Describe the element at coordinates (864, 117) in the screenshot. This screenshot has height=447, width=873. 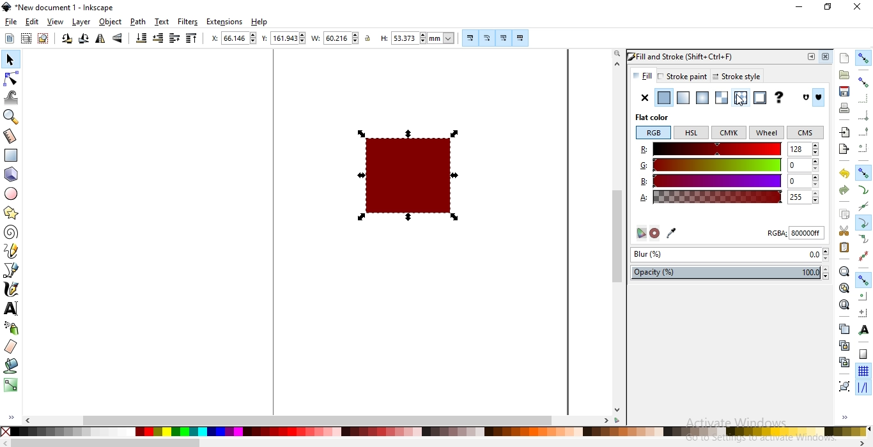
I see `snap bounding box corners` at that location.